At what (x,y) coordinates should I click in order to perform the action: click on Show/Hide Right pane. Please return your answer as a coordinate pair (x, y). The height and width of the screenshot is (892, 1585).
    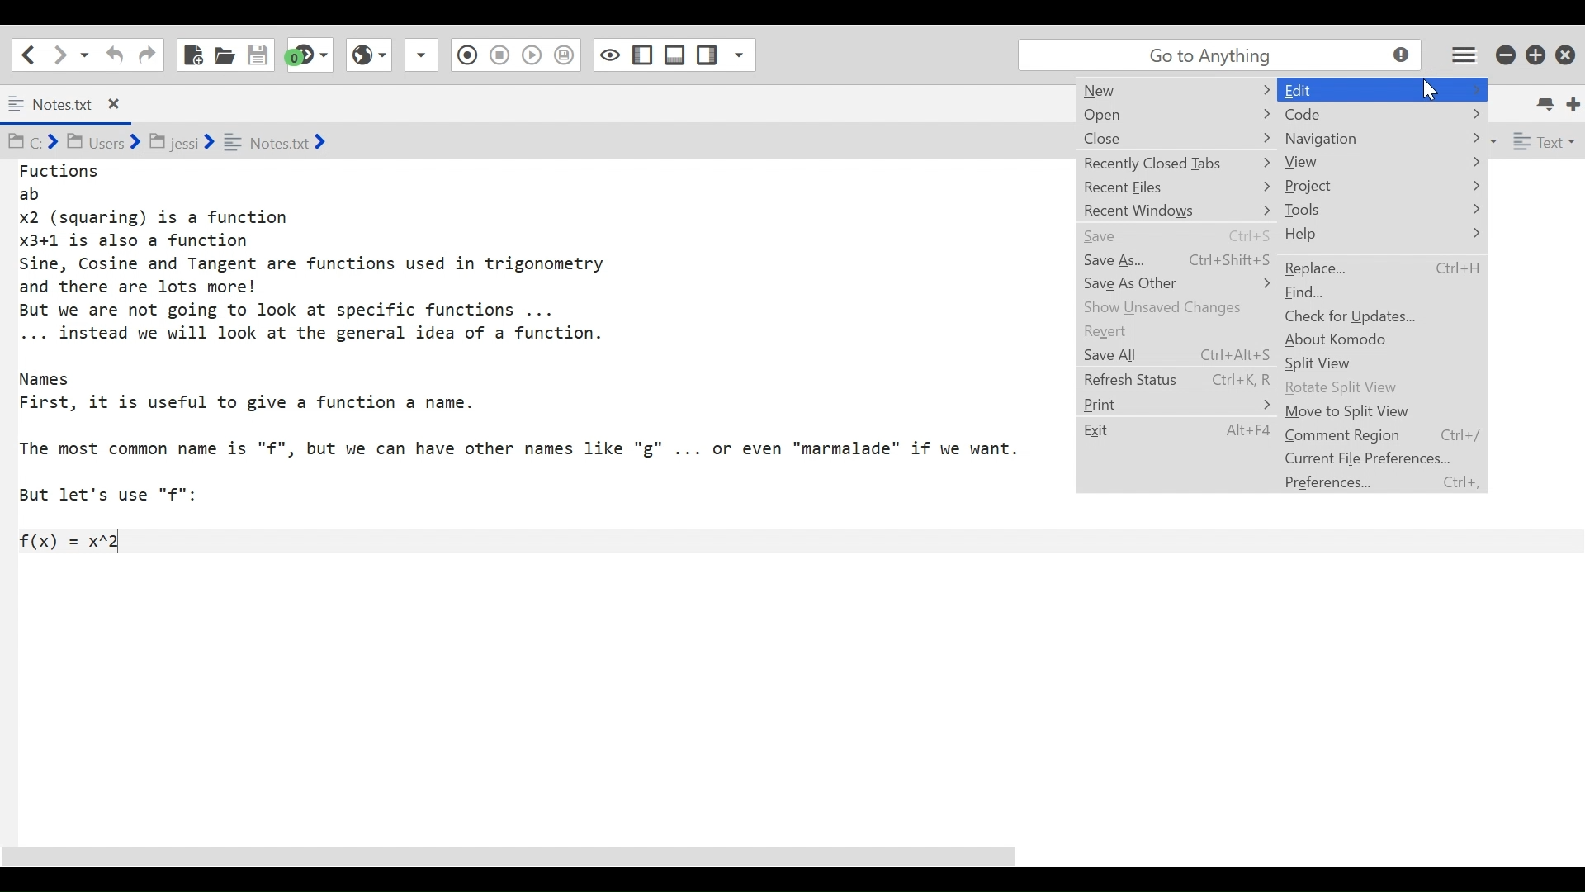
    Looking at the image, I should click on (608, 54).